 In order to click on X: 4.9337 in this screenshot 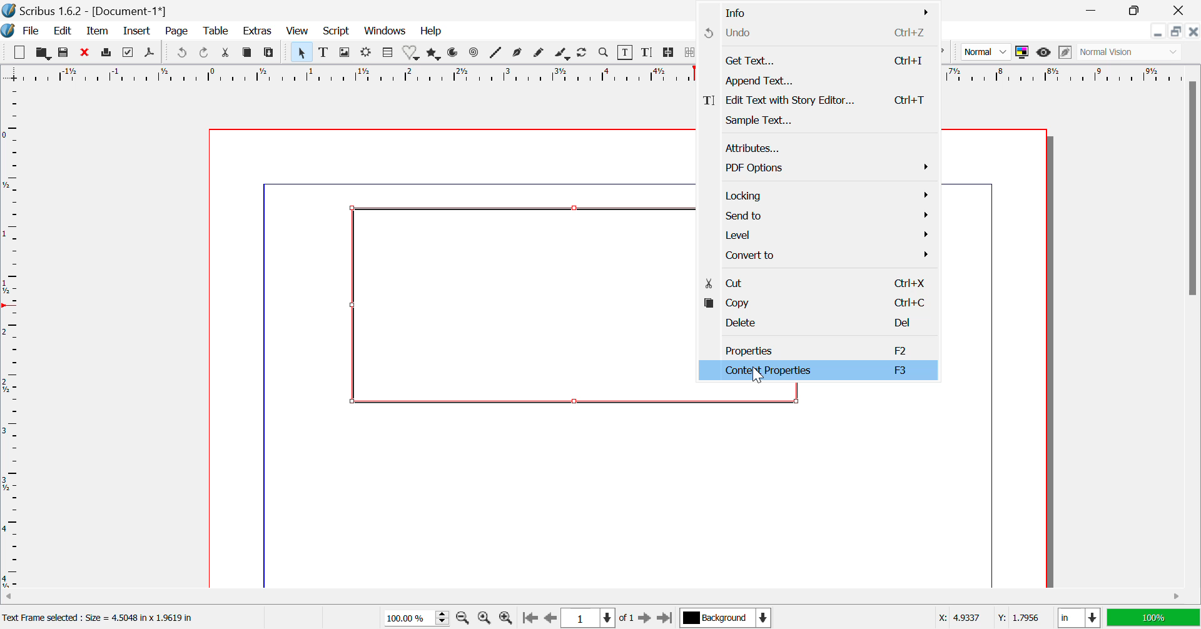, I will do `click(956, 616)`.